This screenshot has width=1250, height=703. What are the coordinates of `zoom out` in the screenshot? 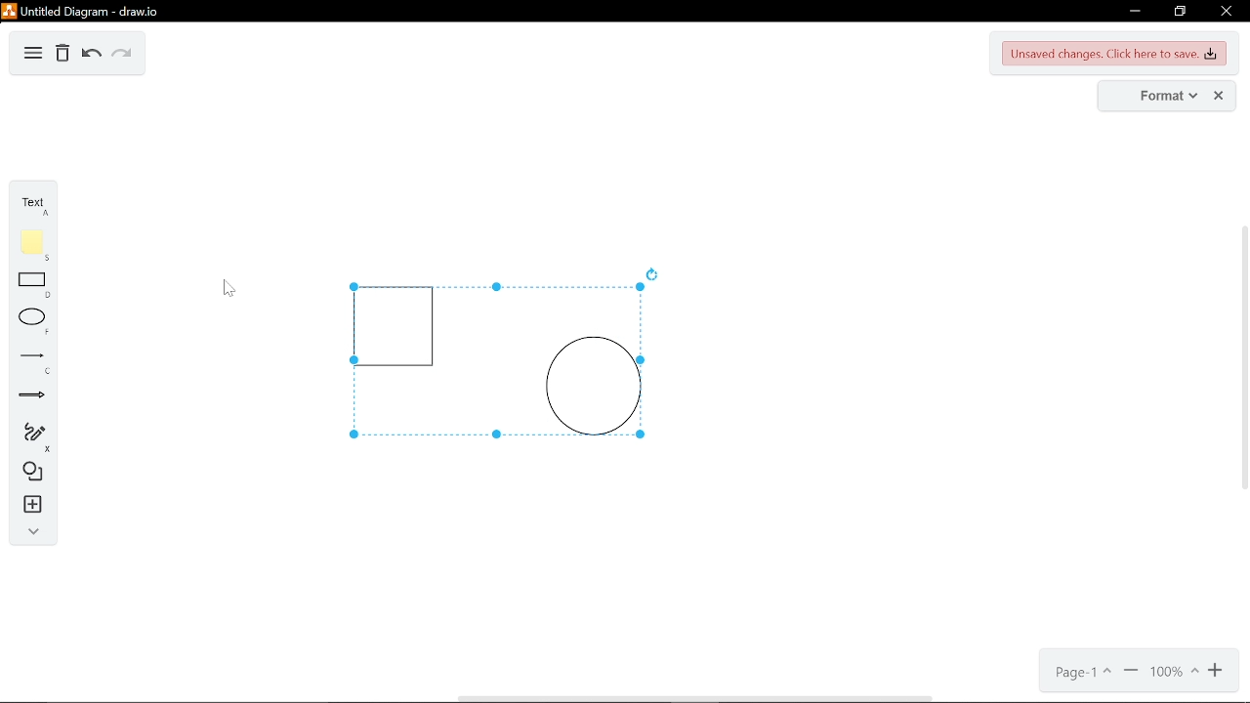 It's located at (1131, 673).